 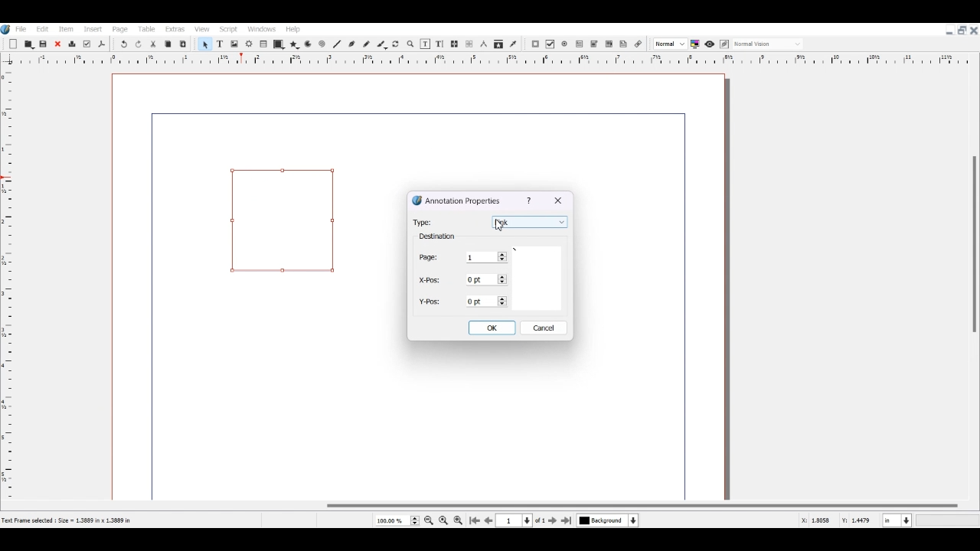 What do you see at coordinates (337, 44) in the screenshot?
I see `Line` at bounding box center [337, 44].